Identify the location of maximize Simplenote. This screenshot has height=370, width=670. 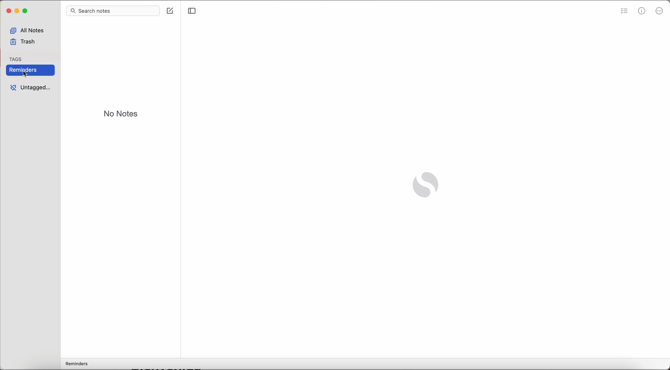
(26, 12).